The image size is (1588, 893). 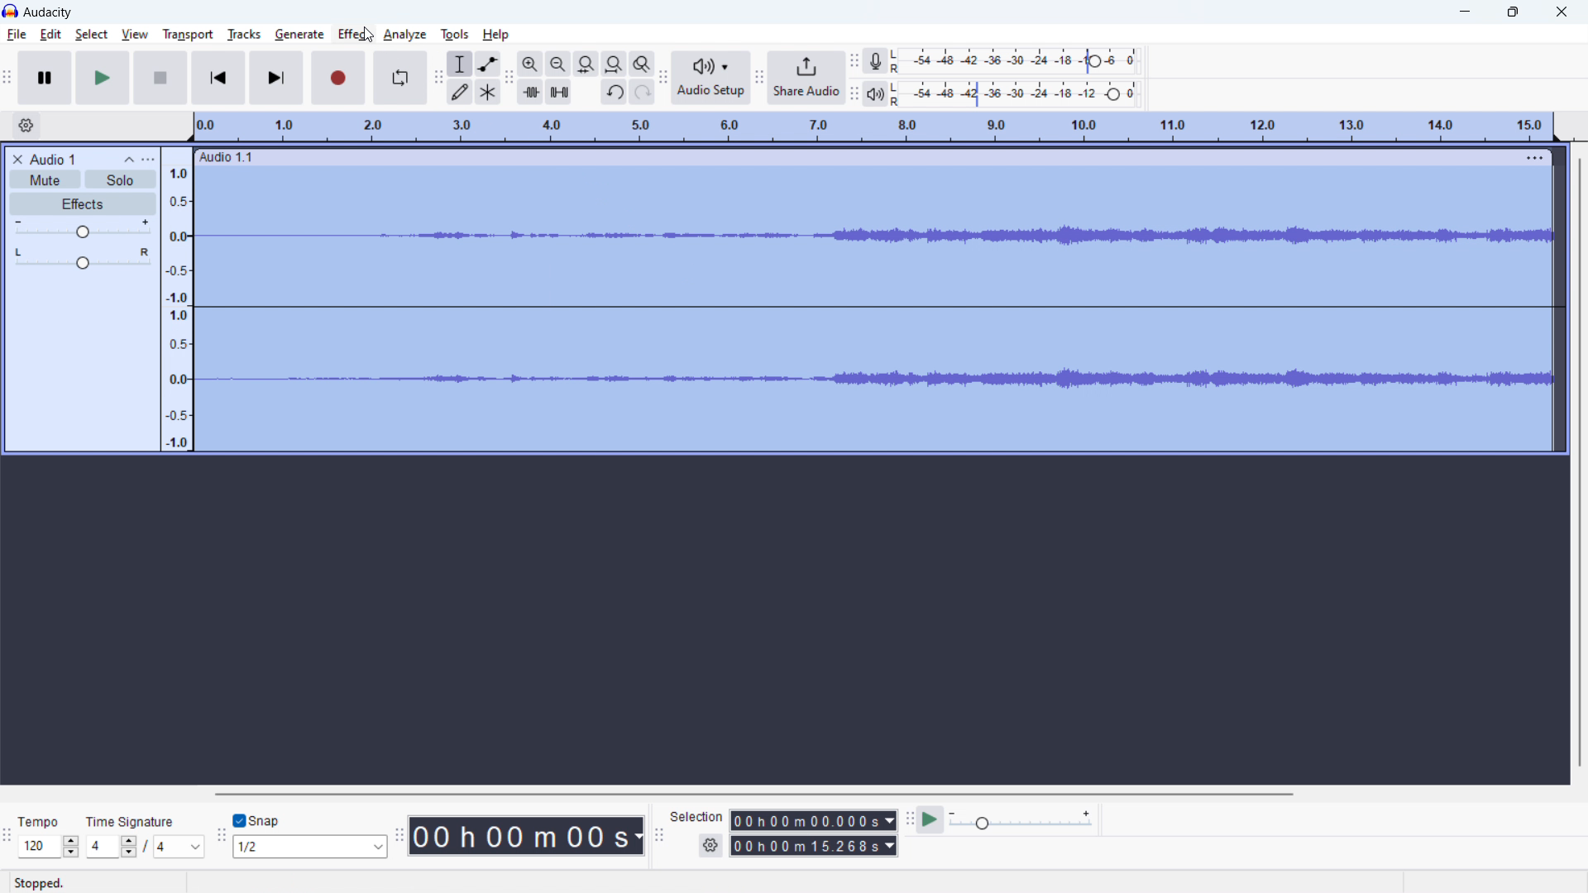 I want to click on project title, so click(x=53, y=160).